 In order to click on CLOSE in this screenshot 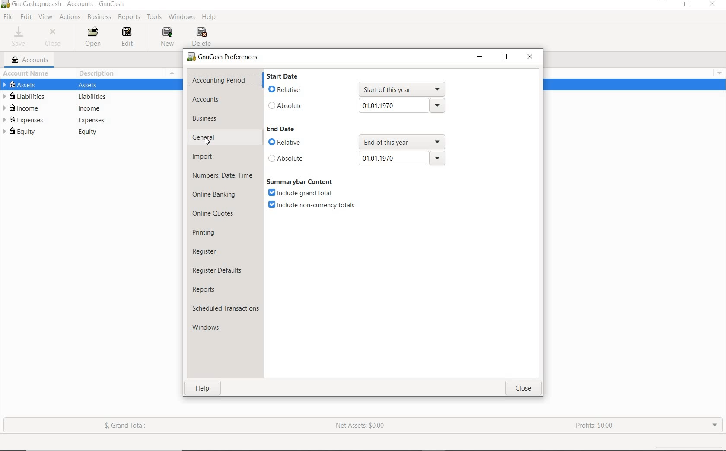, I will do `click(530, 57)`.